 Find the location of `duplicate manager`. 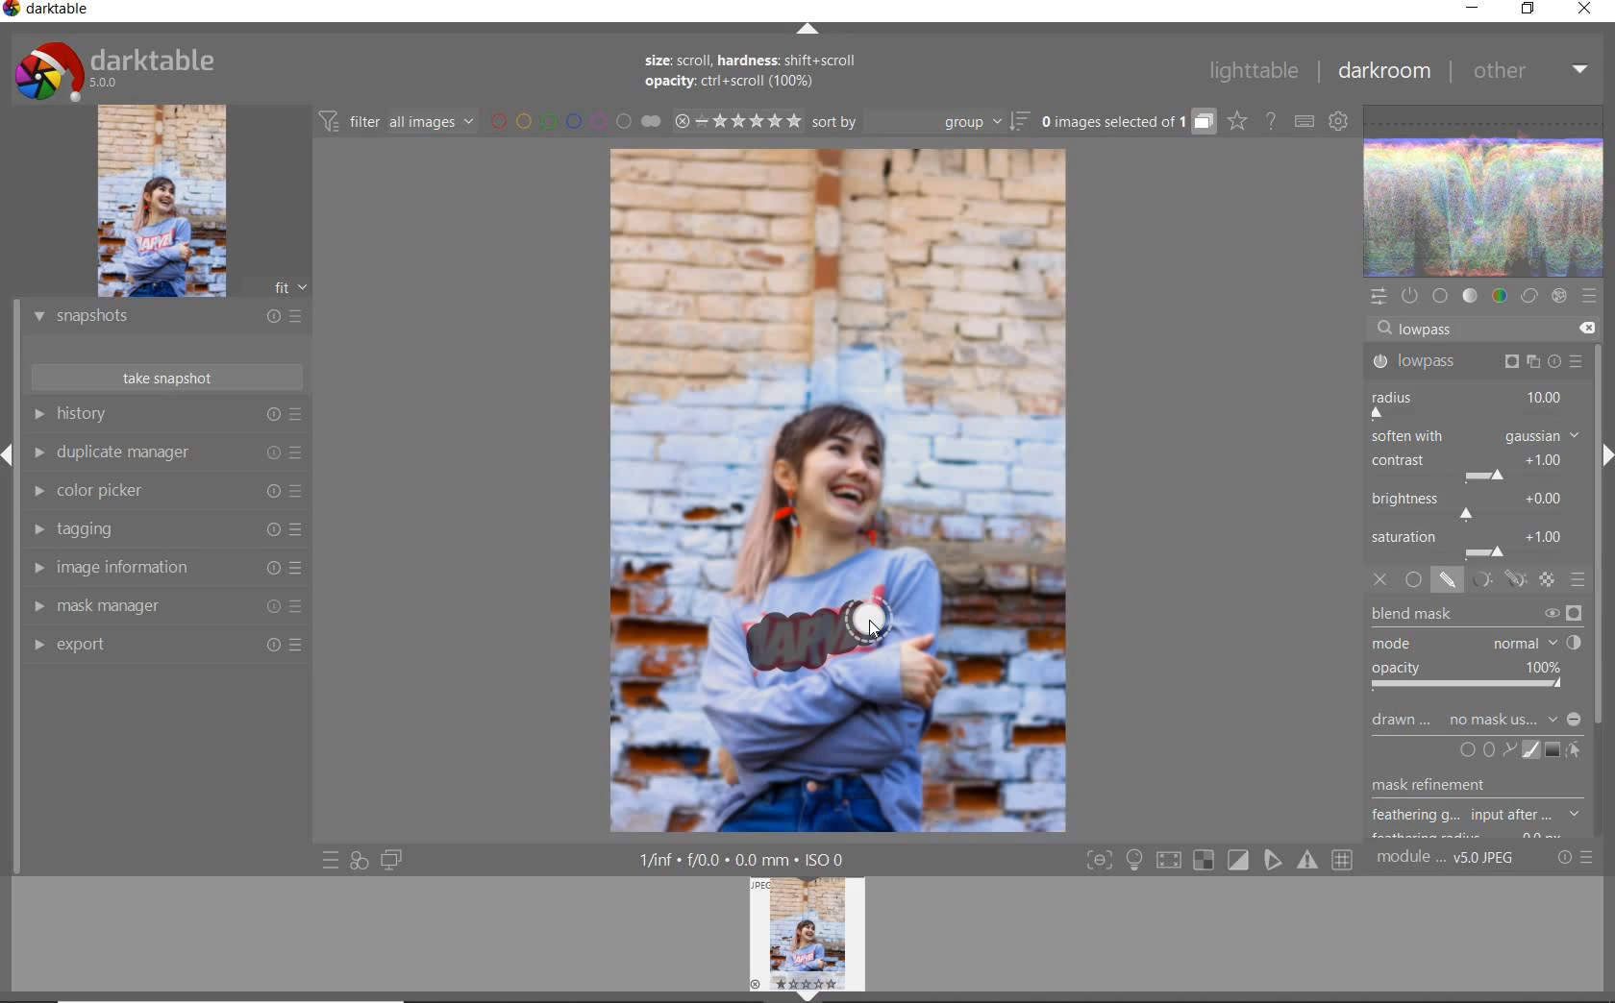

duplicate manager is located at coordinates (169, 454).